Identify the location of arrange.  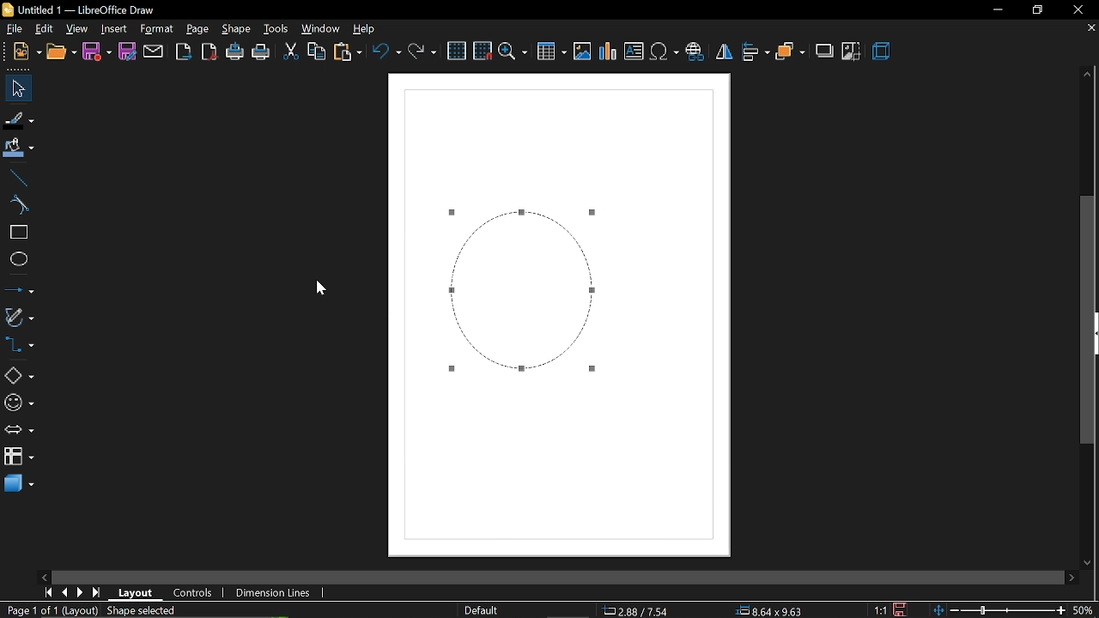
(791, 51).